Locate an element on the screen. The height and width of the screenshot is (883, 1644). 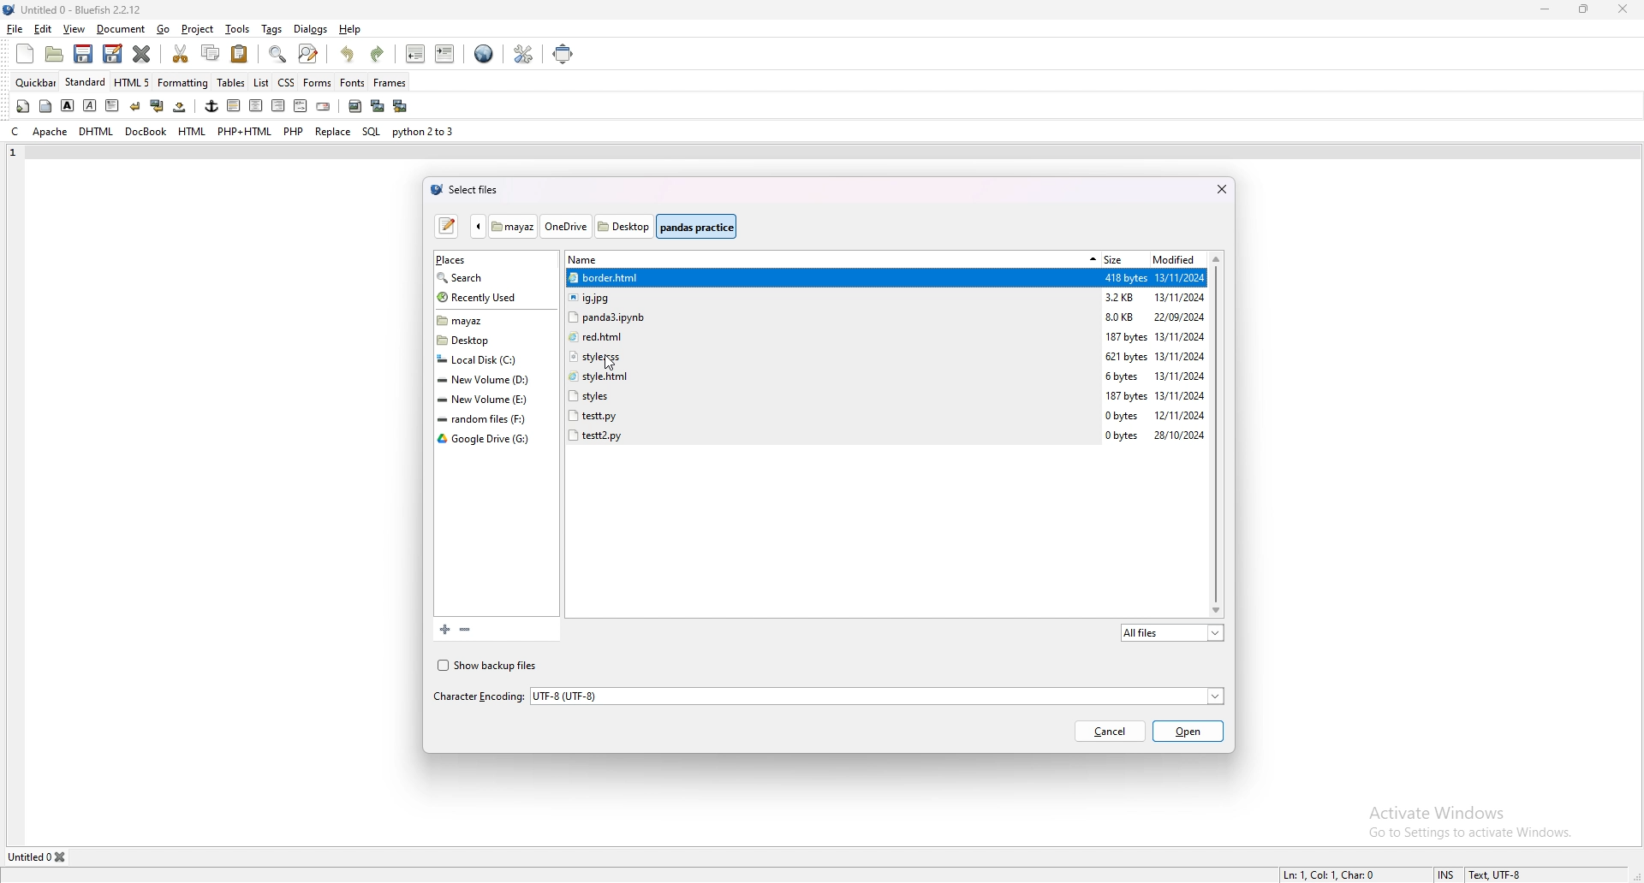
418 bytes is located at coordinates (1125, 279).